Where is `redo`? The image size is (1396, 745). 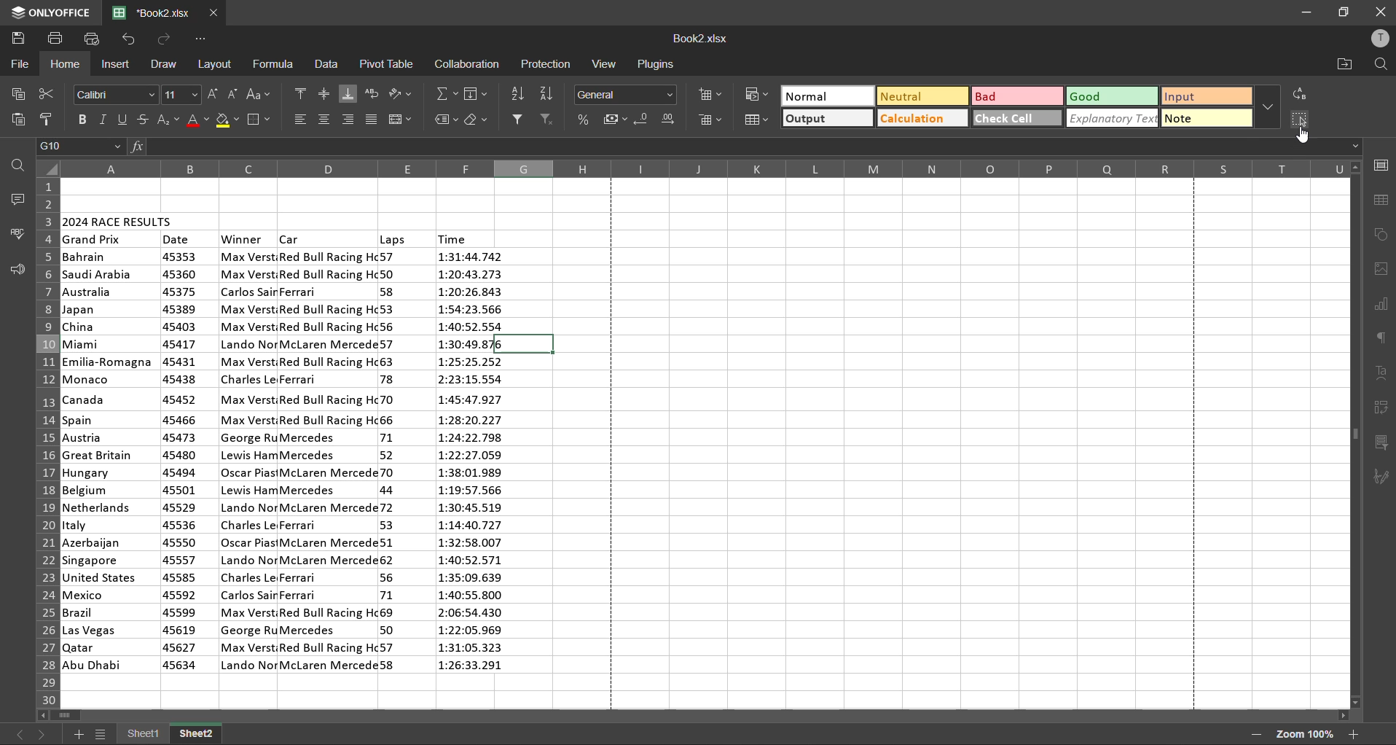 redo is located at coordinates (161, 39).